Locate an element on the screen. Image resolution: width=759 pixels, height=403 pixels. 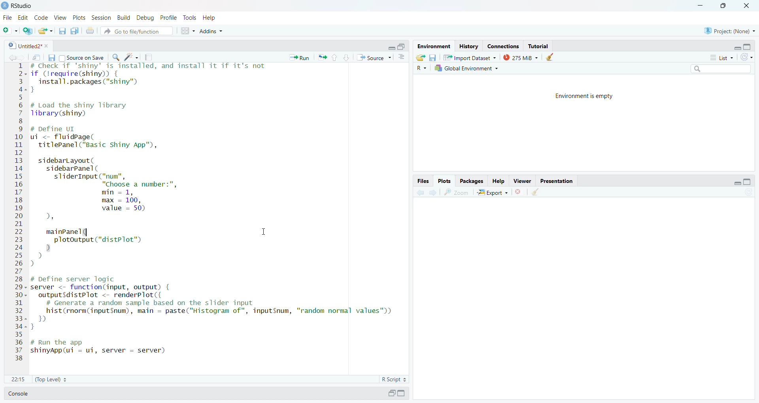
maximize is located at coordinates (748, 47).